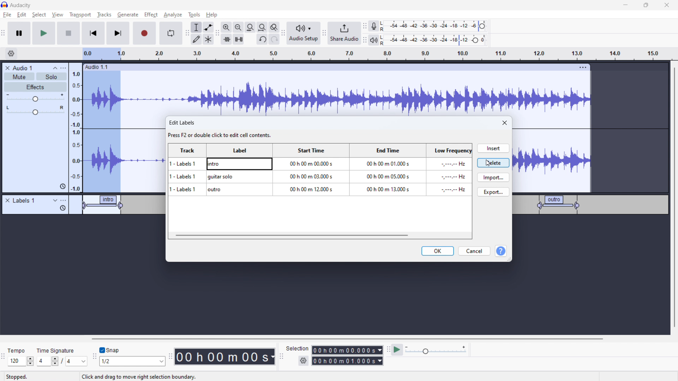 This screenshot has height=381, width=678. What do you see at coordinates (128, 14) in the screenshot?
I see `generate` at bounding box center [128, 14].